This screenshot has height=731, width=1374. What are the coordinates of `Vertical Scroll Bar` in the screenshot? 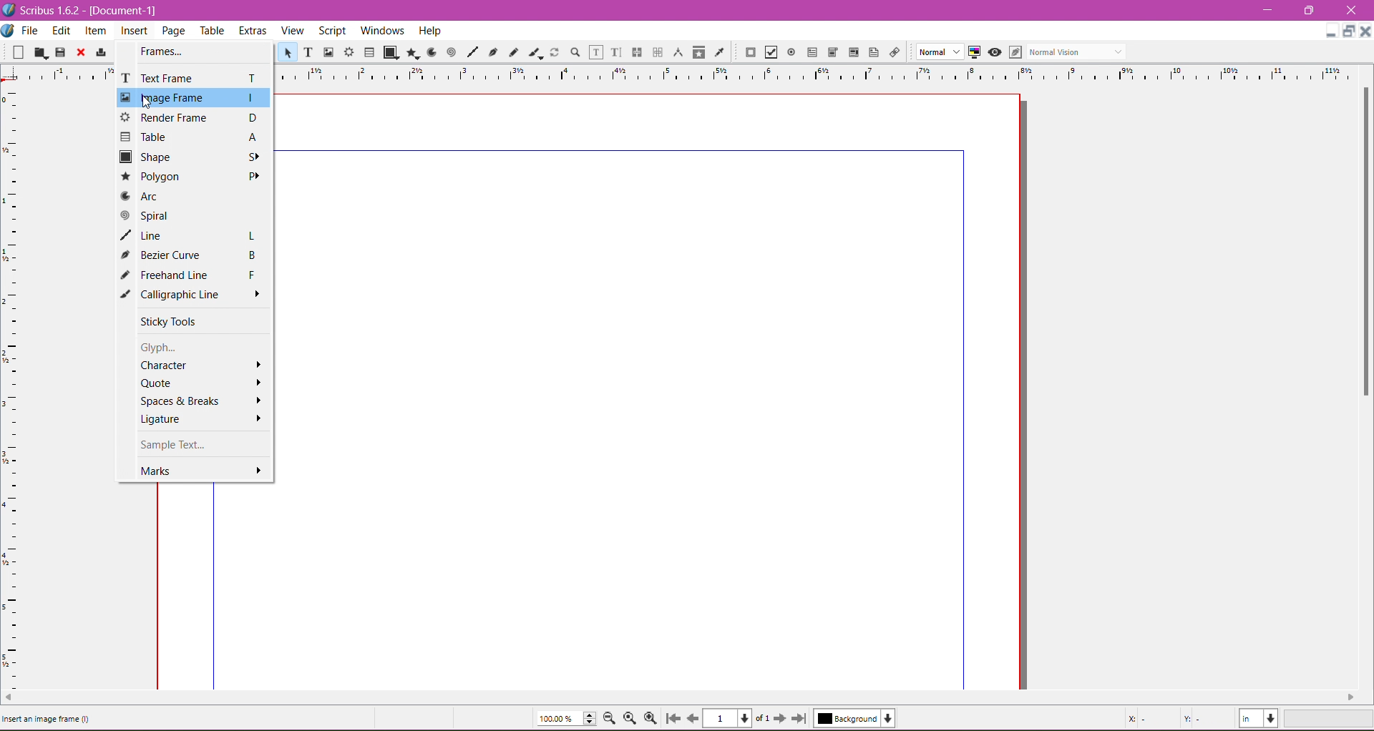 It's located at (1363, 241).